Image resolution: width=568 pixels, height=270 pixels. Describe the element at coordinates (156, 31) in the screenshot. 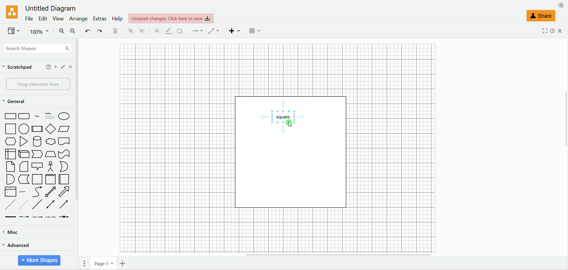

I see `fill color` at that location.